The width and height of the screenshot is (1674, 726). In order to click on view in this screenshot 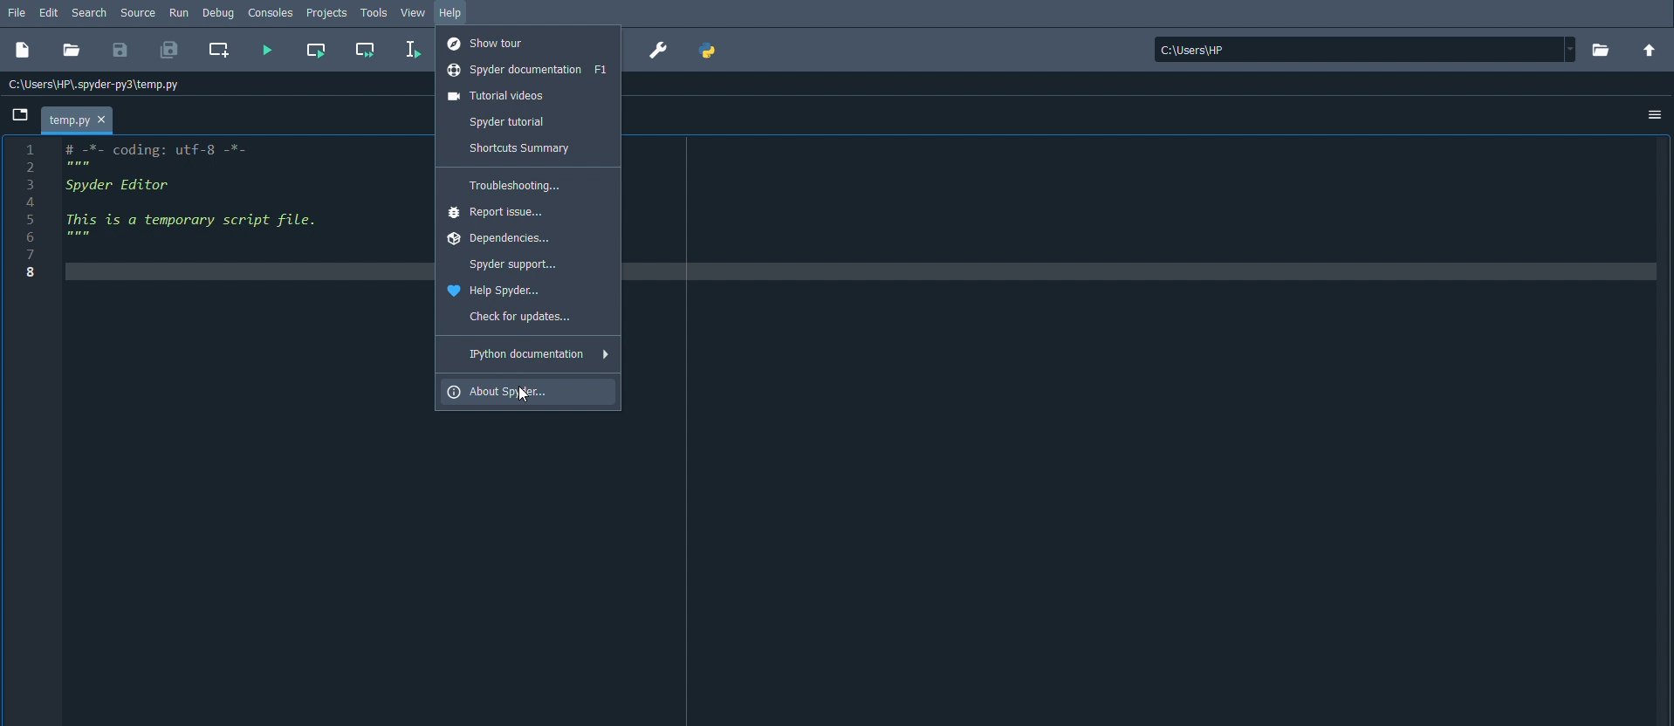, I will do `click(414, 12)`.